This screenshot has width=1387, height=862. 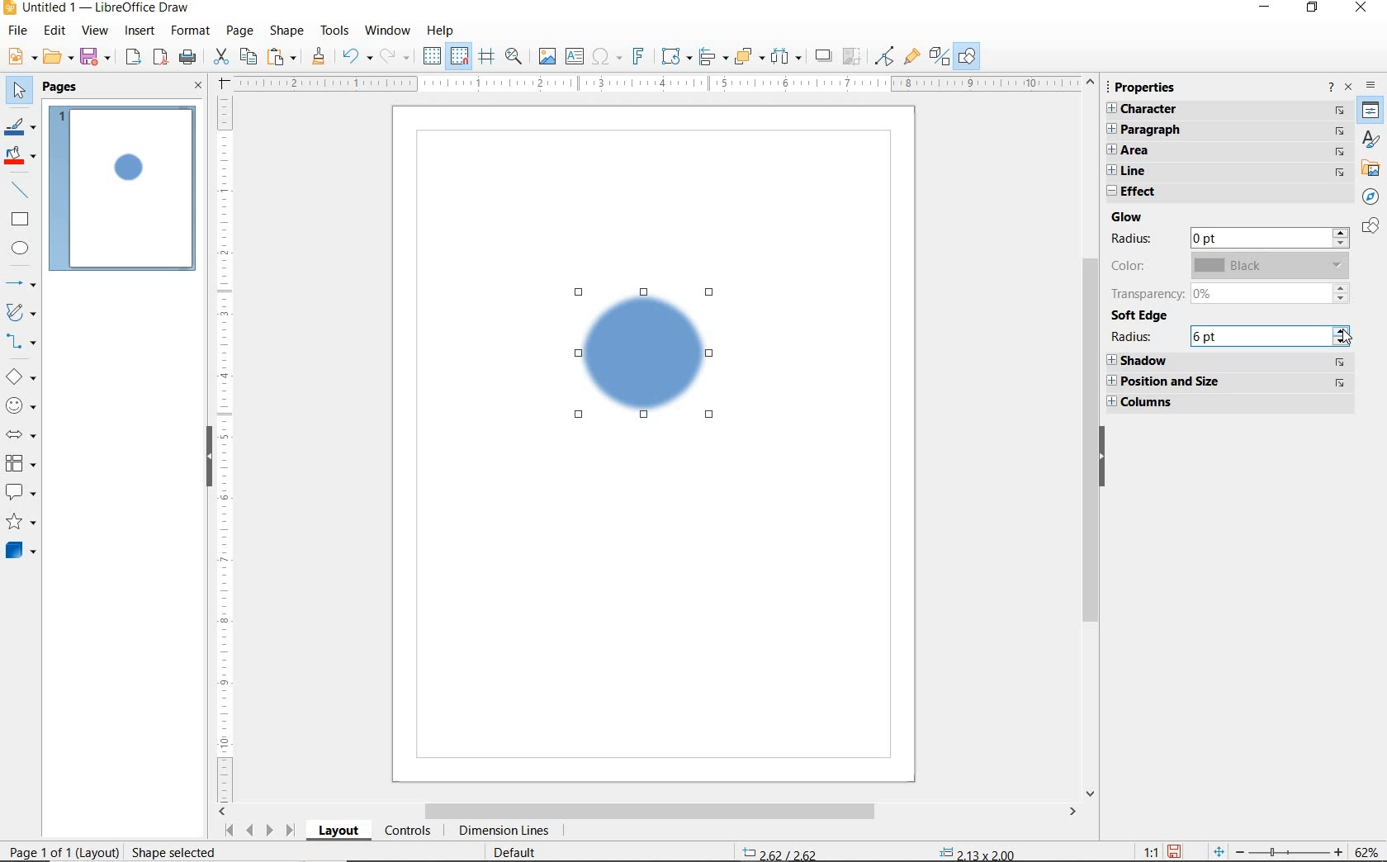 What do you see at coordinates (1339, 265) in the screenshot?
I see `drop down (greyed out)` at bounding box center [1339, 265].